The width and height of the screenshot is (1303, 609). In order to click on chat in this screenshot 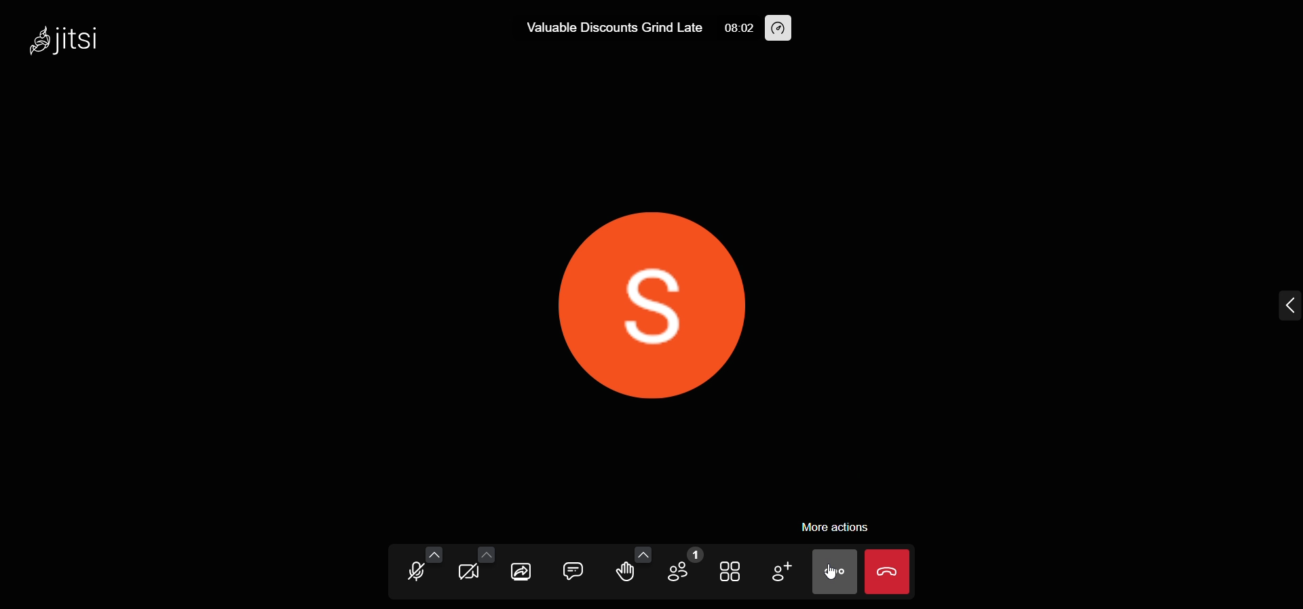, I will do `click(573, 568)`.